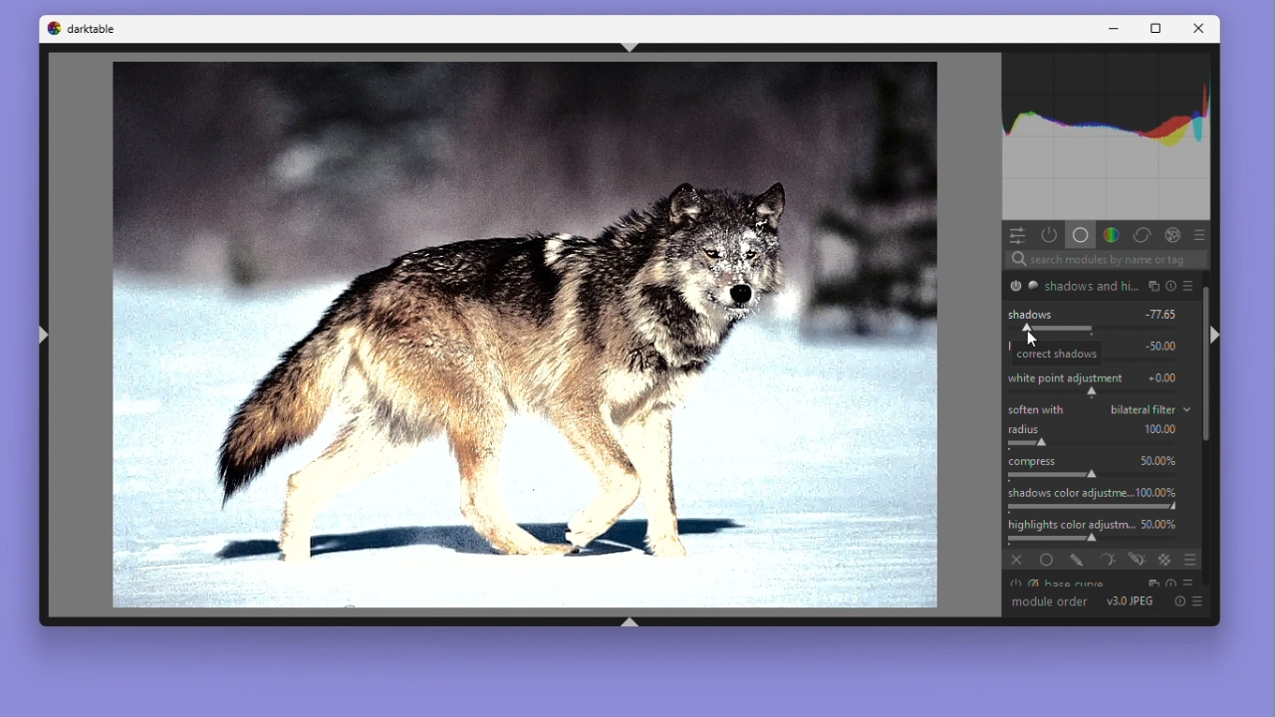 The image size is (1275, 717). Describe the element at coordinates (1197, 30) in the screenshot. I see `Close` at that location.